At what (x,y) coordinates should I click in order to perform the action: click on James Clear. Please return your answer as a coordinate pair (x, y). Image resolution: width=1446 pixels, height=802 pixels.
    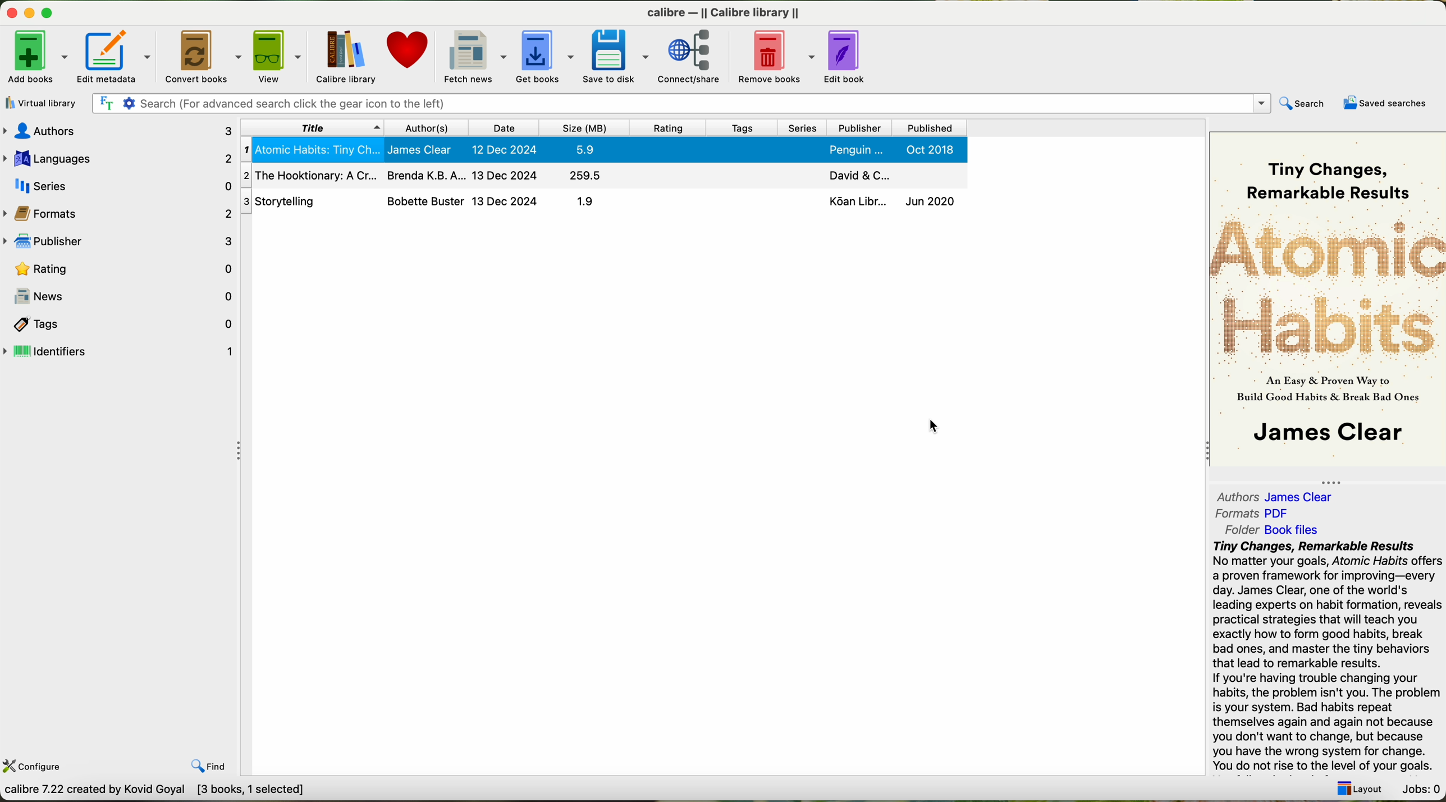
    Looking at the image, I should click on (1303, 497).